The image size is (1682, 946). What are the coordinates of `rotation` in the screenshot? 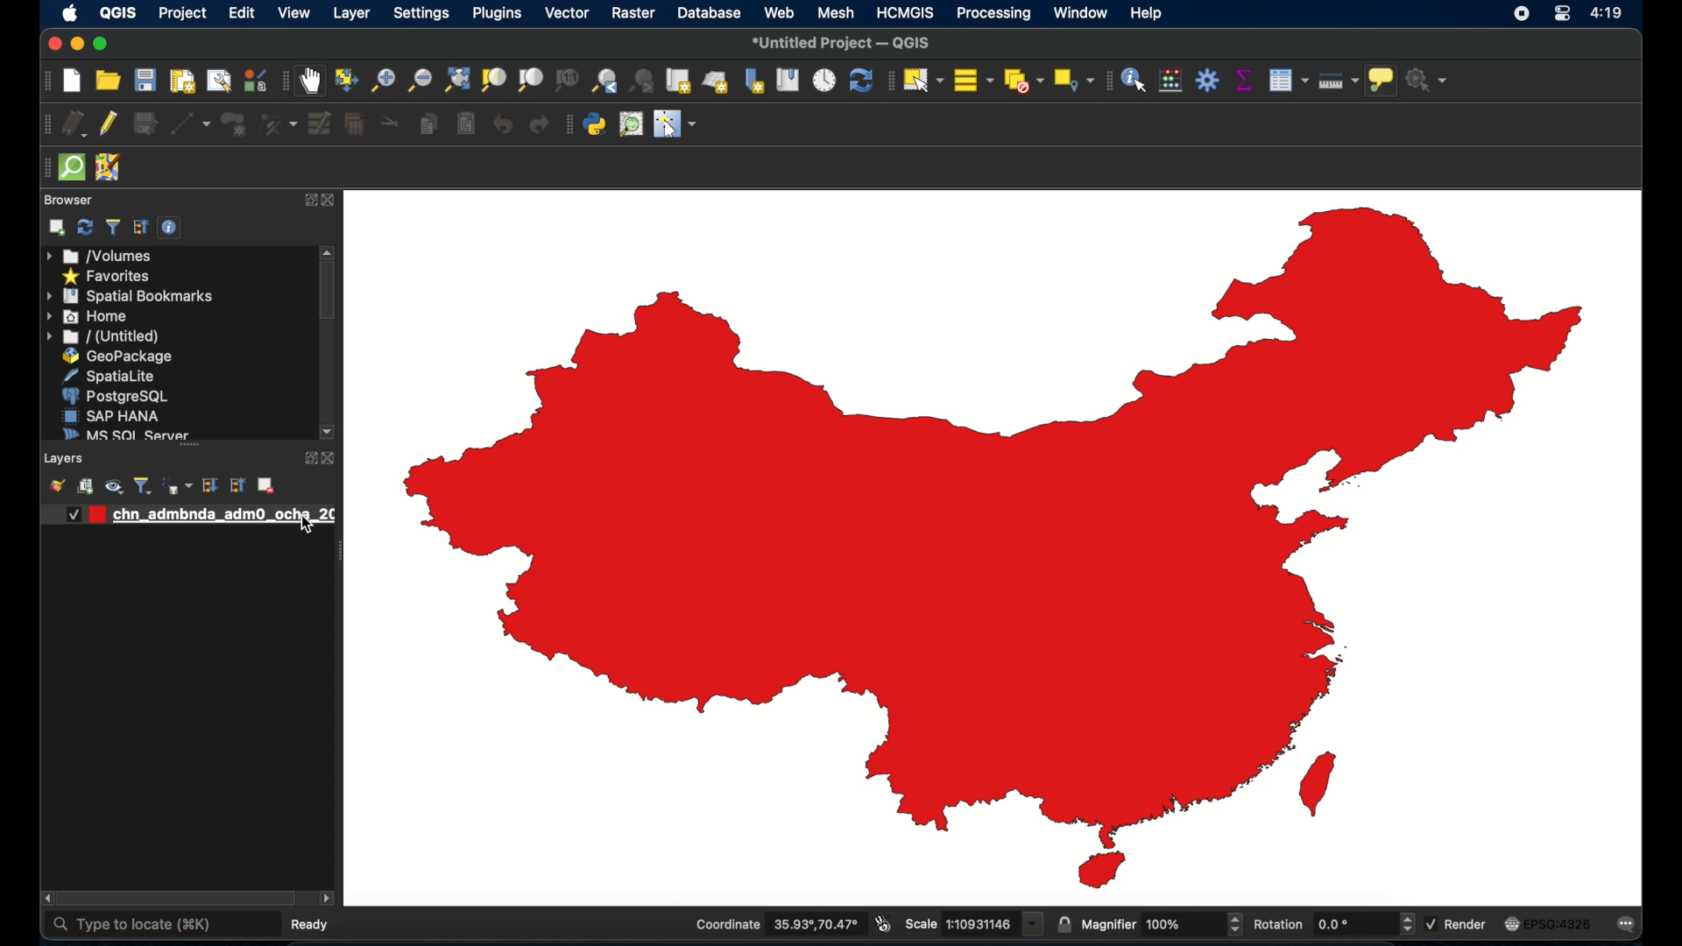 It's located at (1325, 924).